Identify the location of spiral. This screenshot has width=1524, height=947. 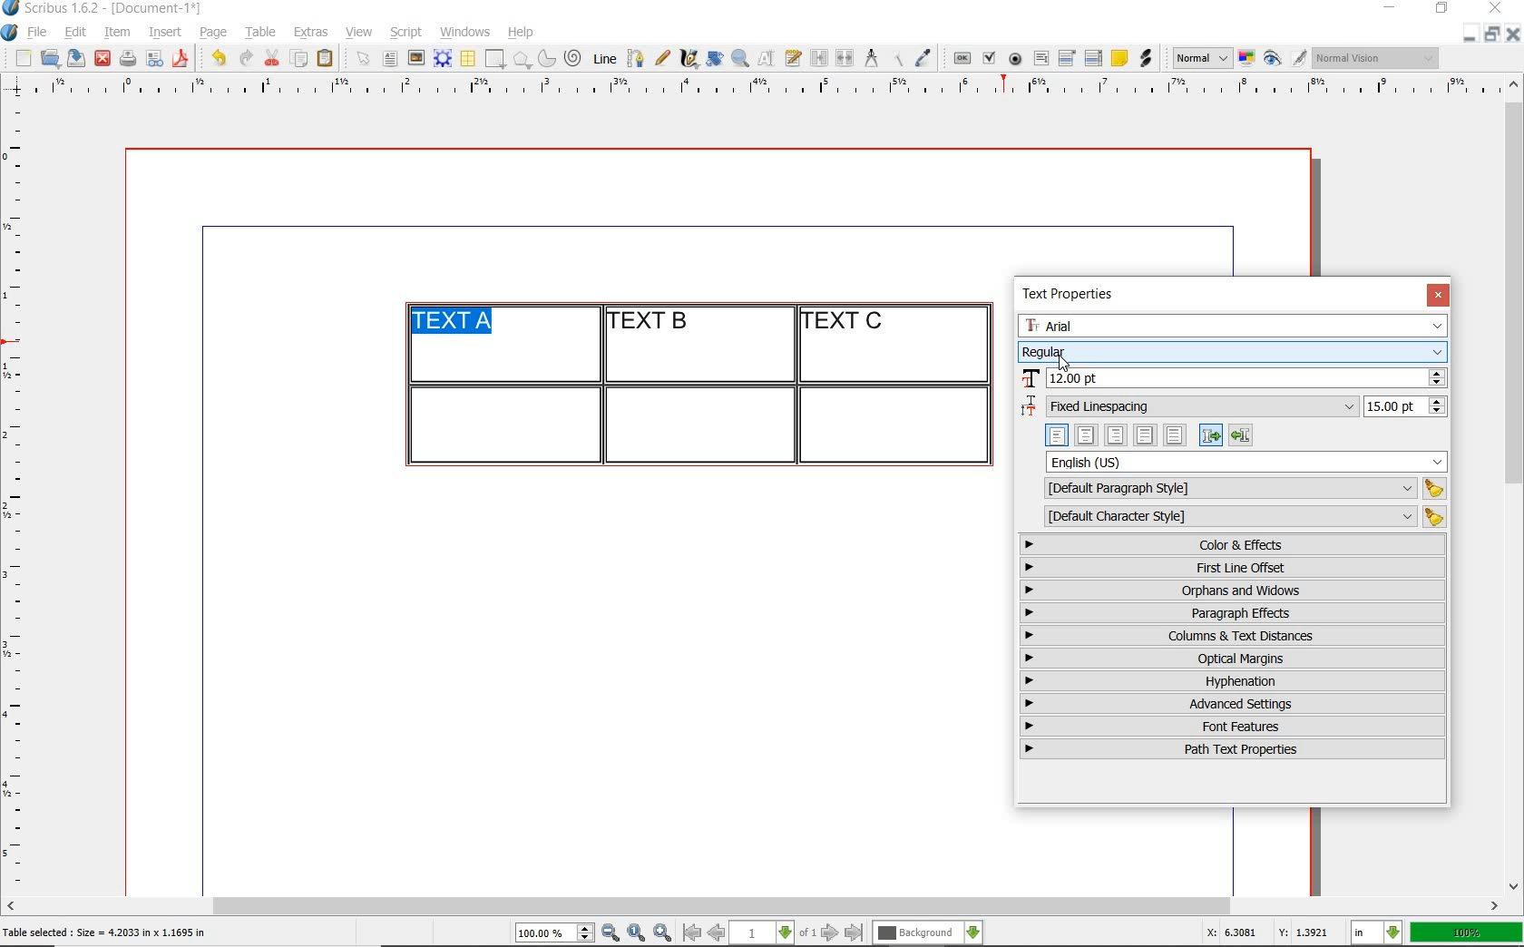
(574, 58).